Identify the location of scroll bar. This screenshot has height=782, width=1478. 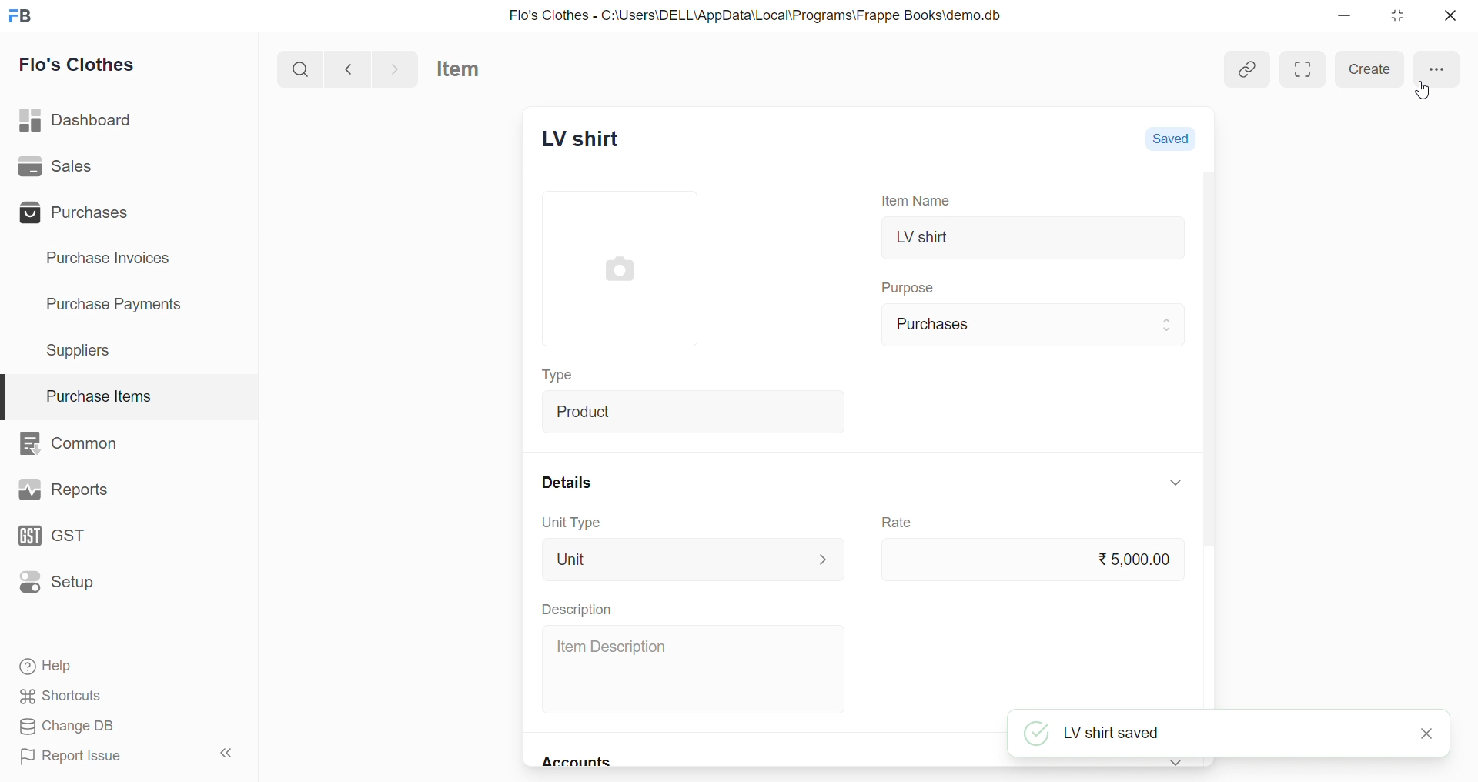
(1215, 443).